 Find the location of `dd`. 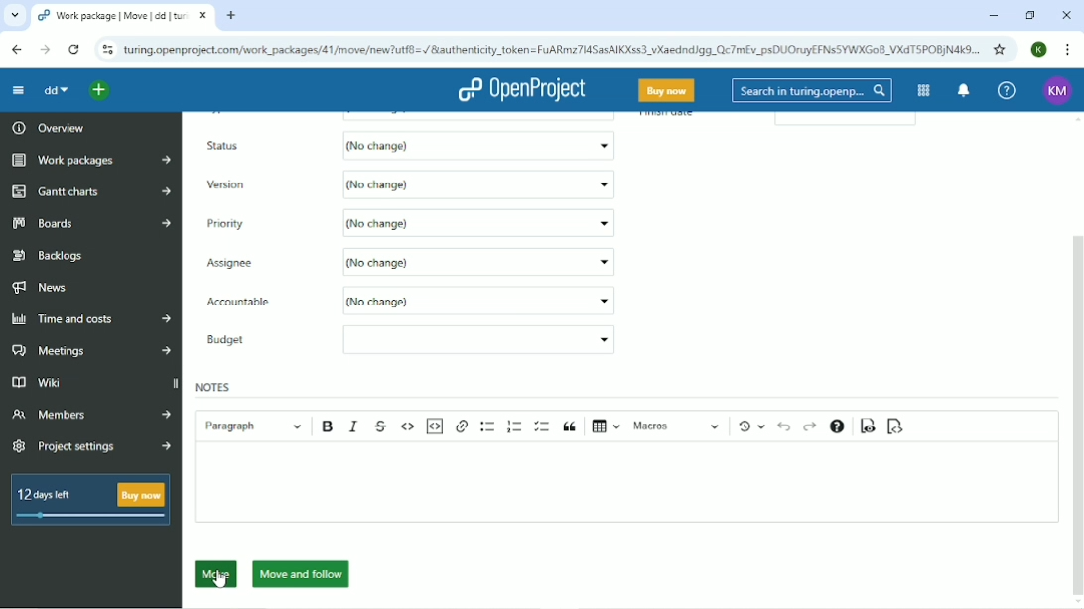

dd is located at coordinates (56, 90).